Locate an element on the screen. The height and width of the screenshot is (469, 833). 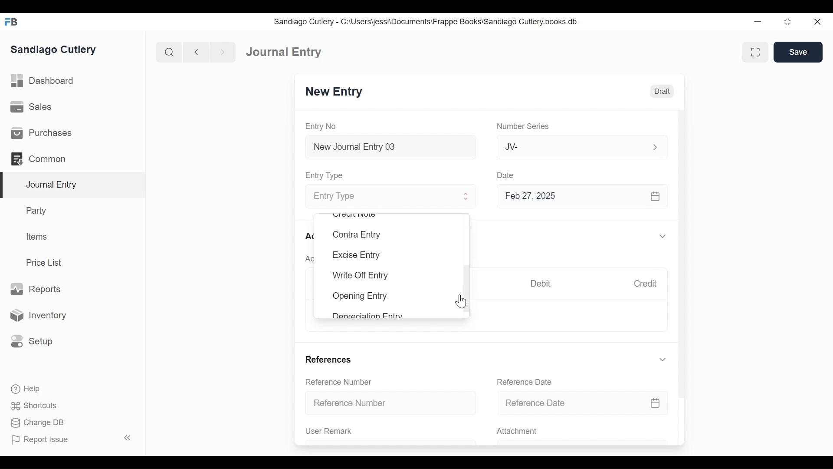
Vertical Scroll bar is located at coordinates (683, 247).